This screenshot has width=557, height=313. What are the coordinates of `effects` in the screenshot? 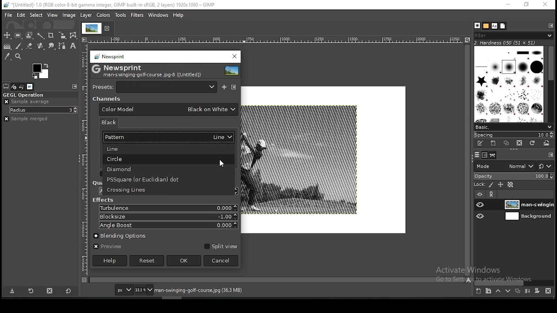 It's located at (103, 200).